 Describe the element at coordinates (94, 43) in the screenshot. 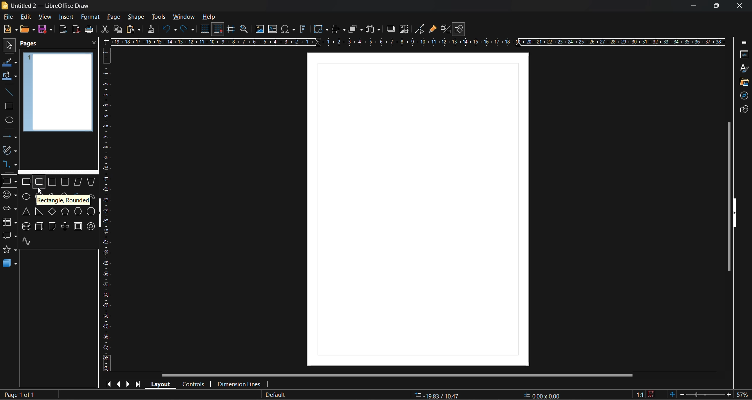

I see `close` at that location.